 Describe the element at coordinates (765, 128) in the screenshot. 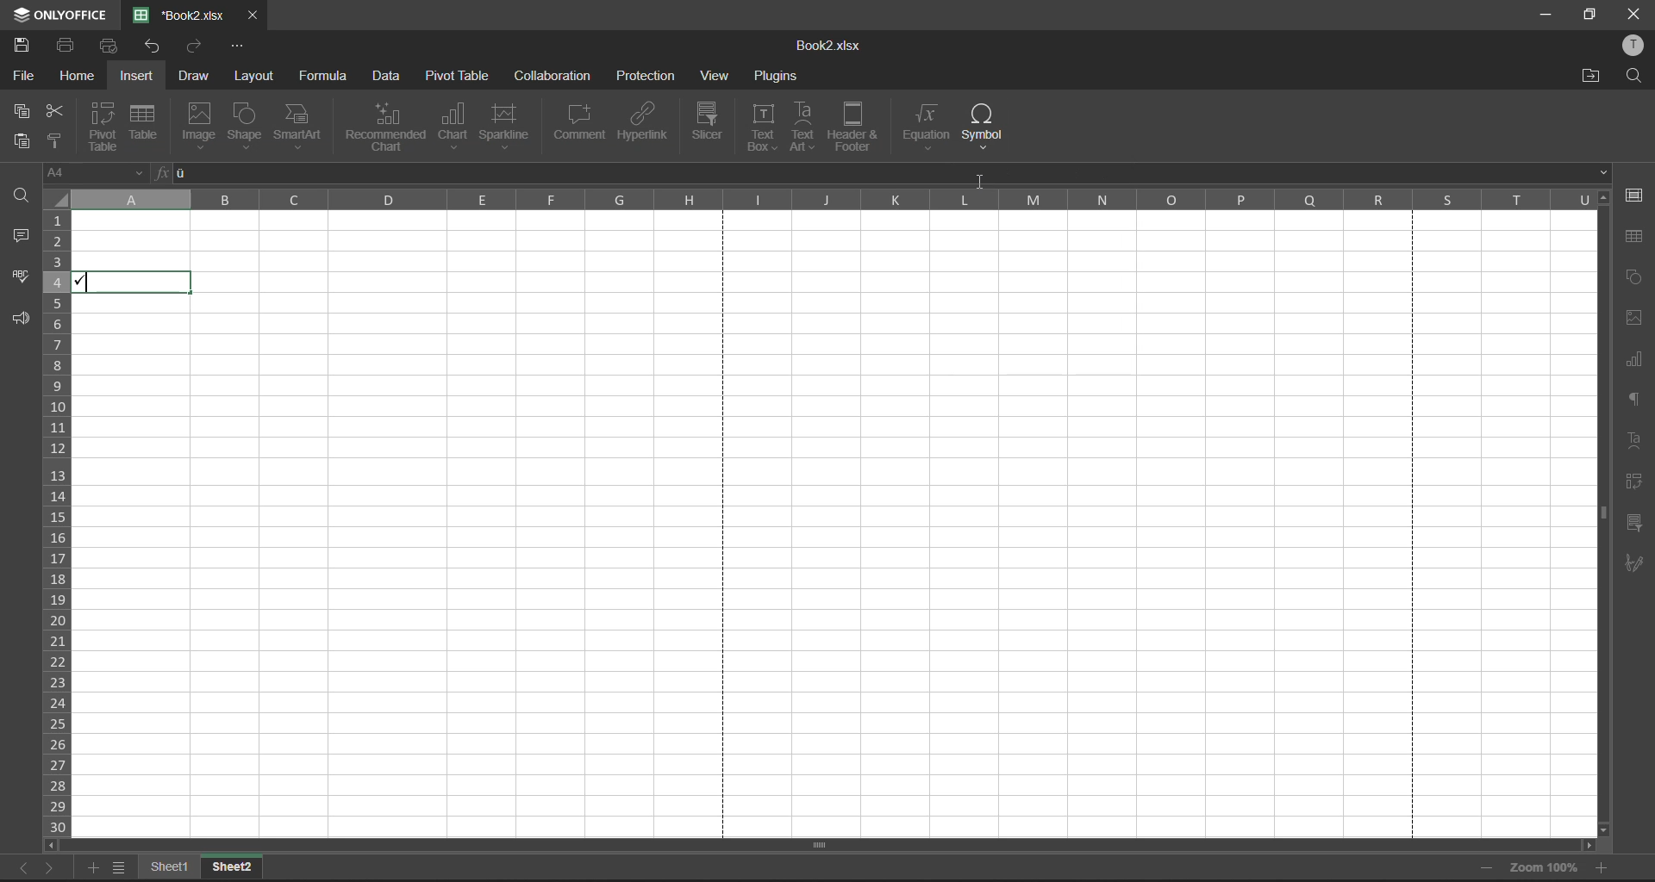

I see `text box` at that location.